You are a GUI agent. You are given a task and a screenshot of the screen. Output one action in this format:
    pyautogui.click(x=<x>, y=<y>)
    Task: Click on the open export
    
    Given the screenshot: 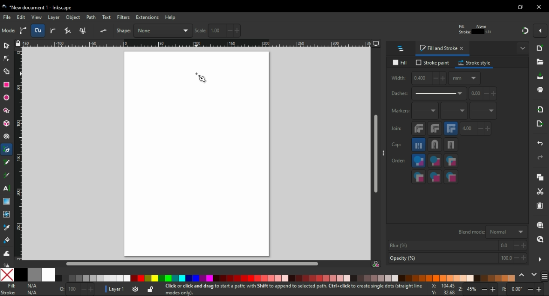 What is the action you would take?
    pyautogui.click(x=539, y=126)
    